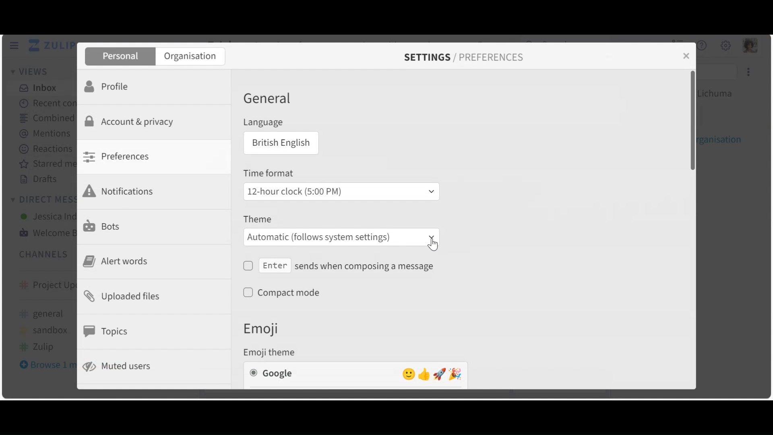  Describe the element at coordinates (268, 328) in the screenshot. I see `Emoji` at that location.